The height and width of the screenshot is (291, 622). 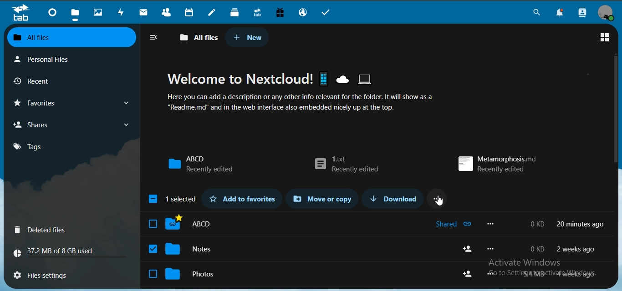 I want to click on search, so click(x=535, y=12).